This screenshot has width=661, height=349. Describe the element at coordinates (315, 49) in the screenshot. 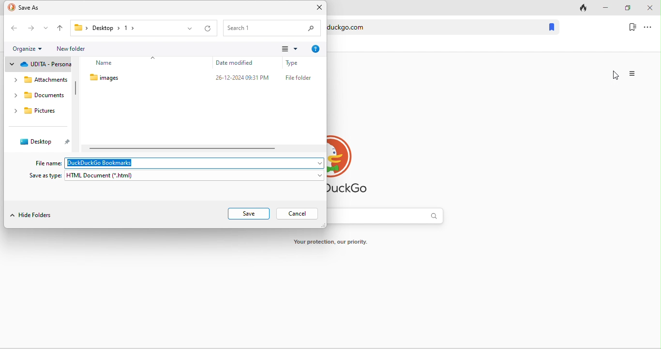

I see `help` at that location.